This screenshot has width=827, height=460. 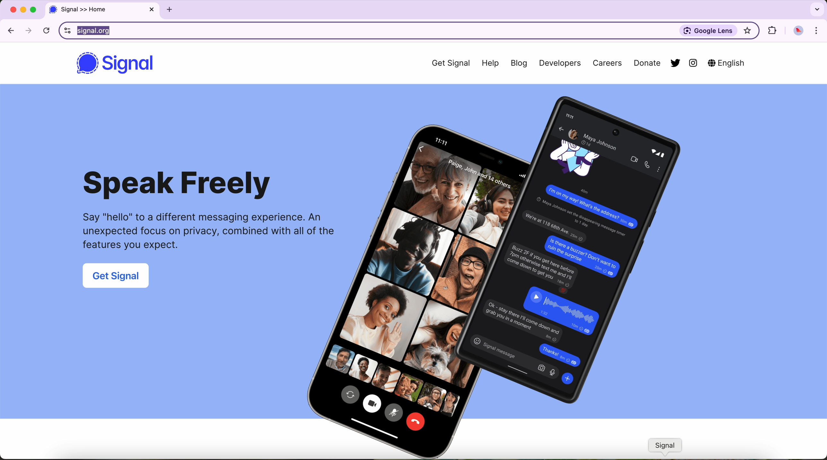 What do you see at coordinates (748, 31) in the screenshot?
I see `highlight` at bounding box center [748, 31].